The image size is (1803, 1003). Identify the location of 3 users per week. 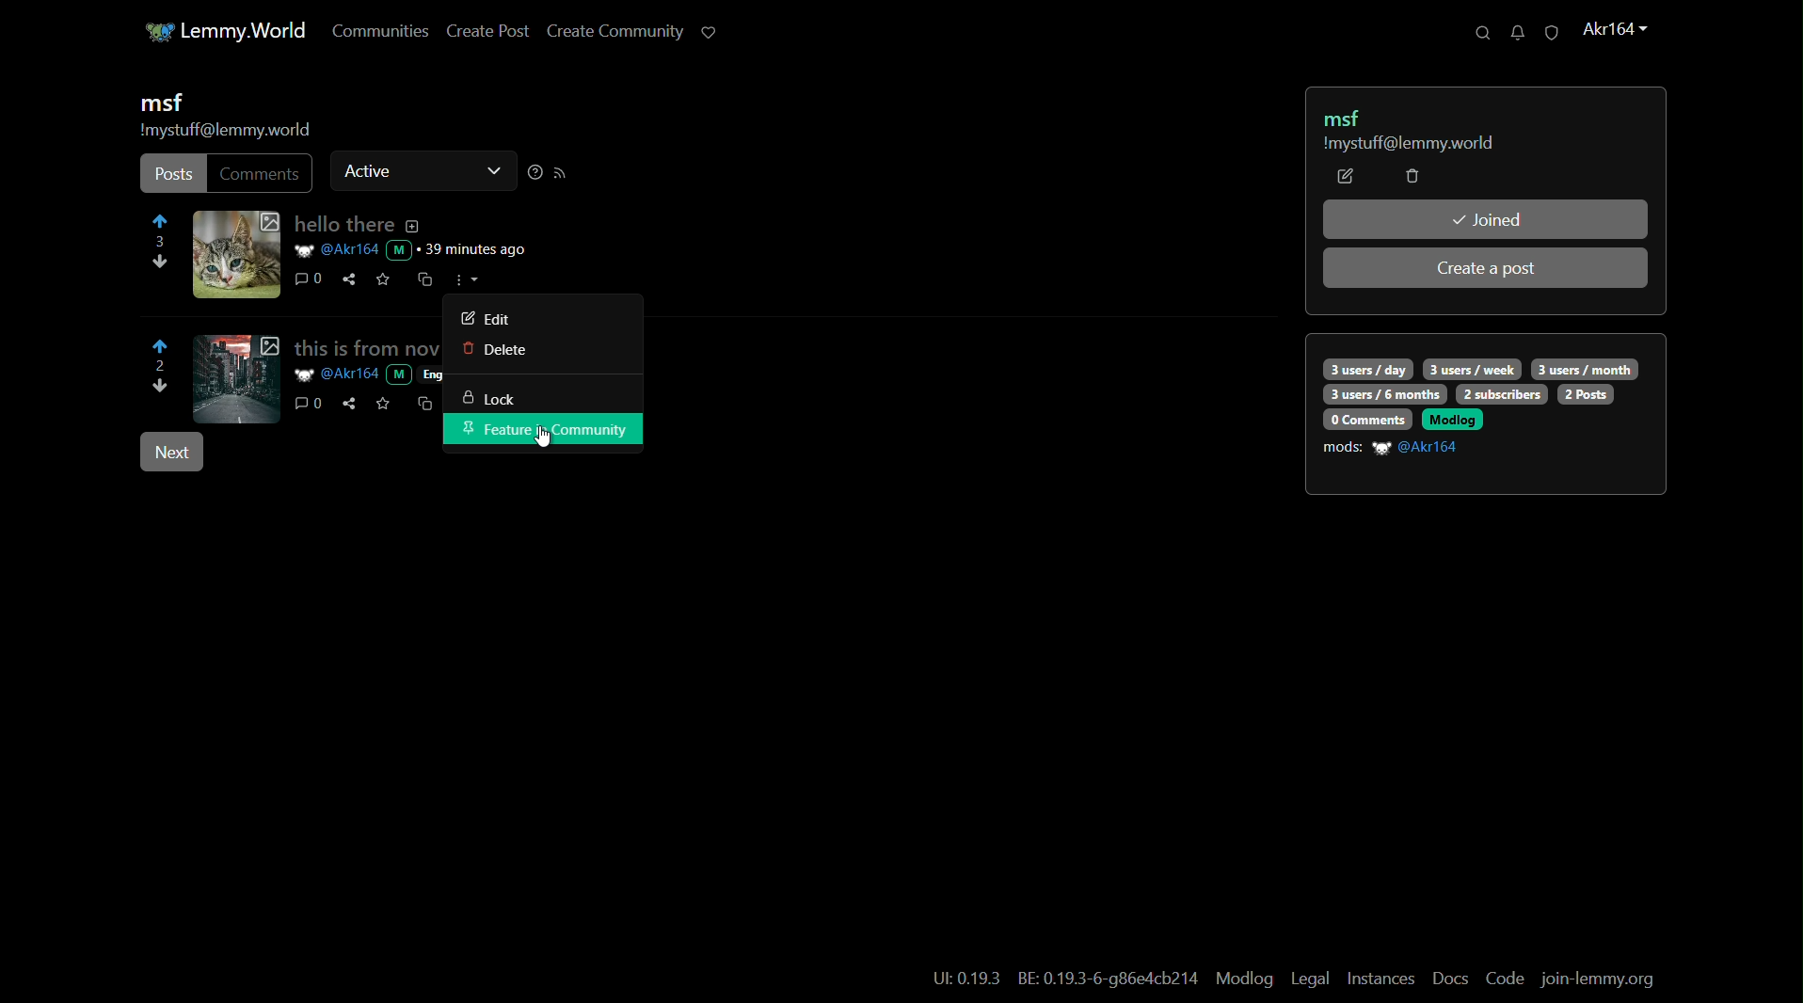
(1474, 368).